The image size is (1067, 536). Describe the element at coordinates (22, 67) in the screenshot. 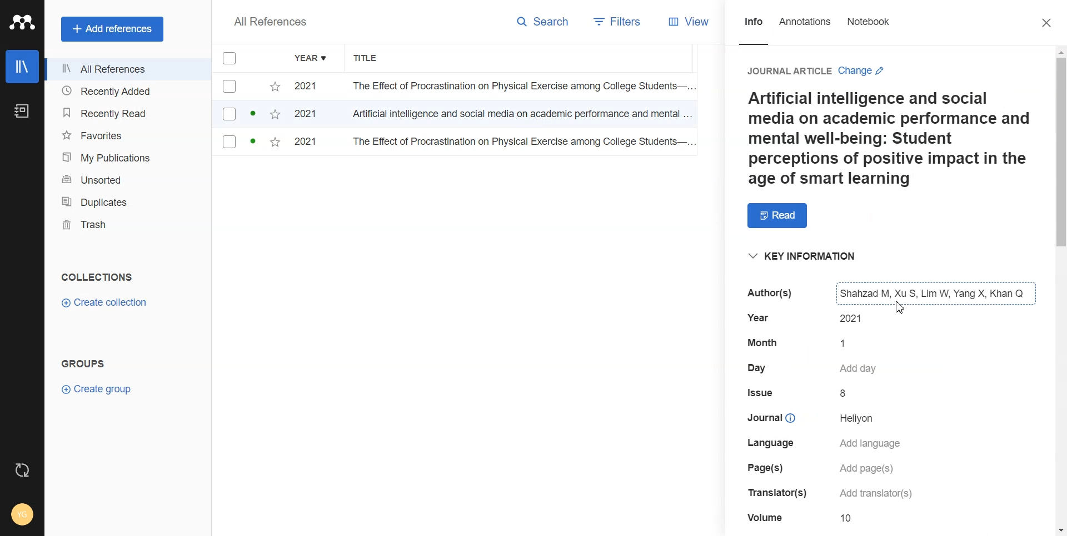

I see `Library` at that location.